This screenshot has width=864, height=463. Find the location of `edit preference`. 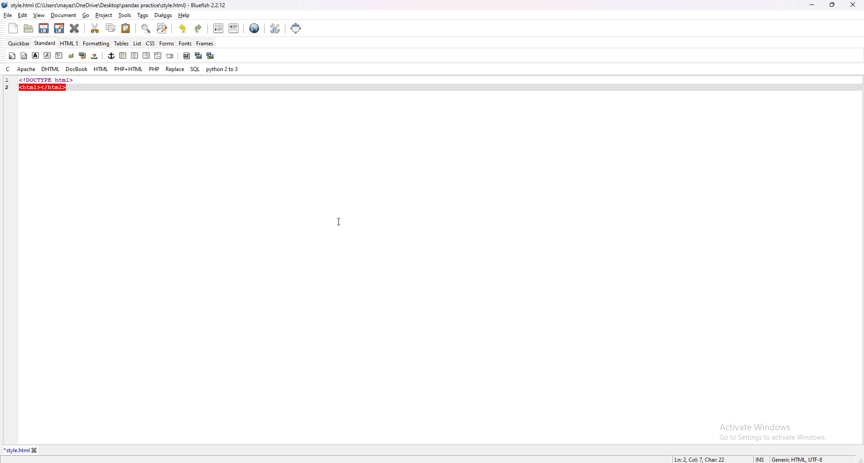

edit preference is located at coordinates (274, 28).